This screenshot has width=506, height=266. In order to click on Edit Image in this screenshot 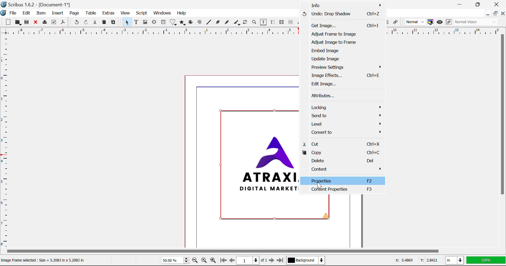, I will do `click(343, 85)`.